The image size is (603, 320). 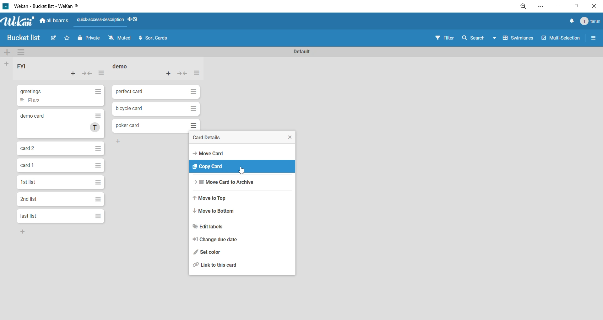 I want to click on muted, so click(x=120, y=39).